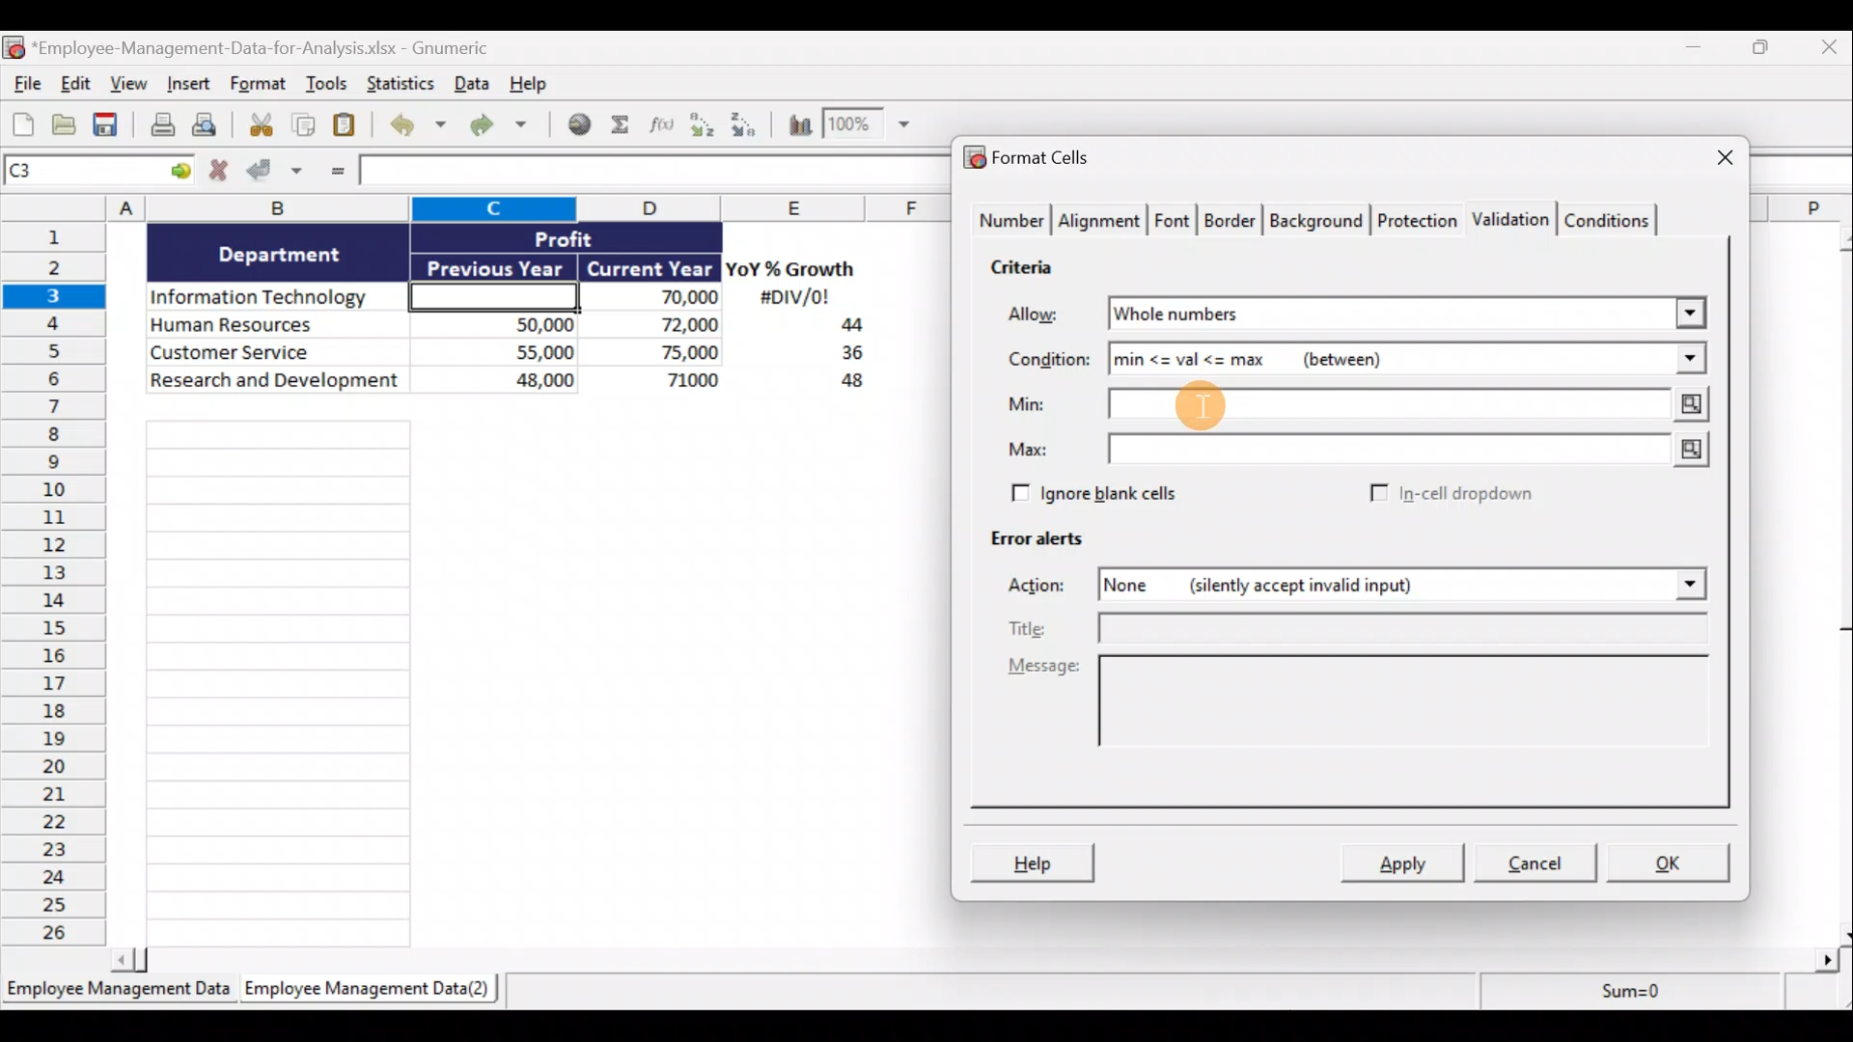  Describe the element at coordinates (622, 126) in the screenshot. I see `Sum into the current cell` at that location.